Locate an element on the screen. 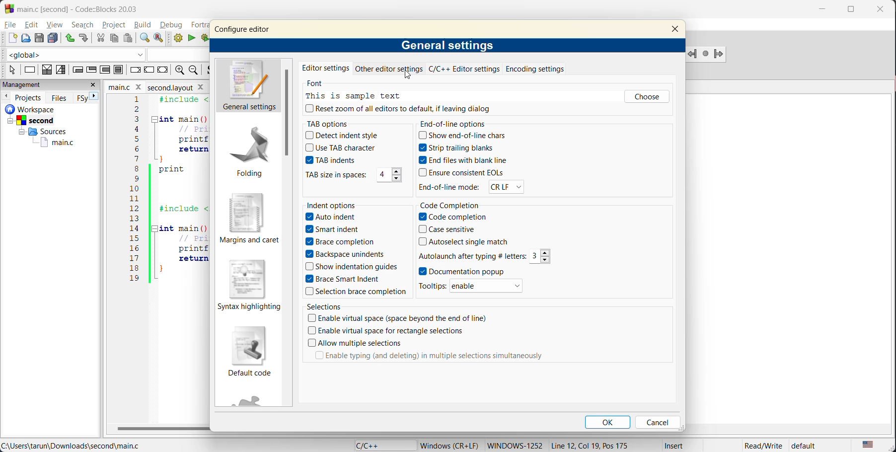  open is located at coordinates (25, 38).